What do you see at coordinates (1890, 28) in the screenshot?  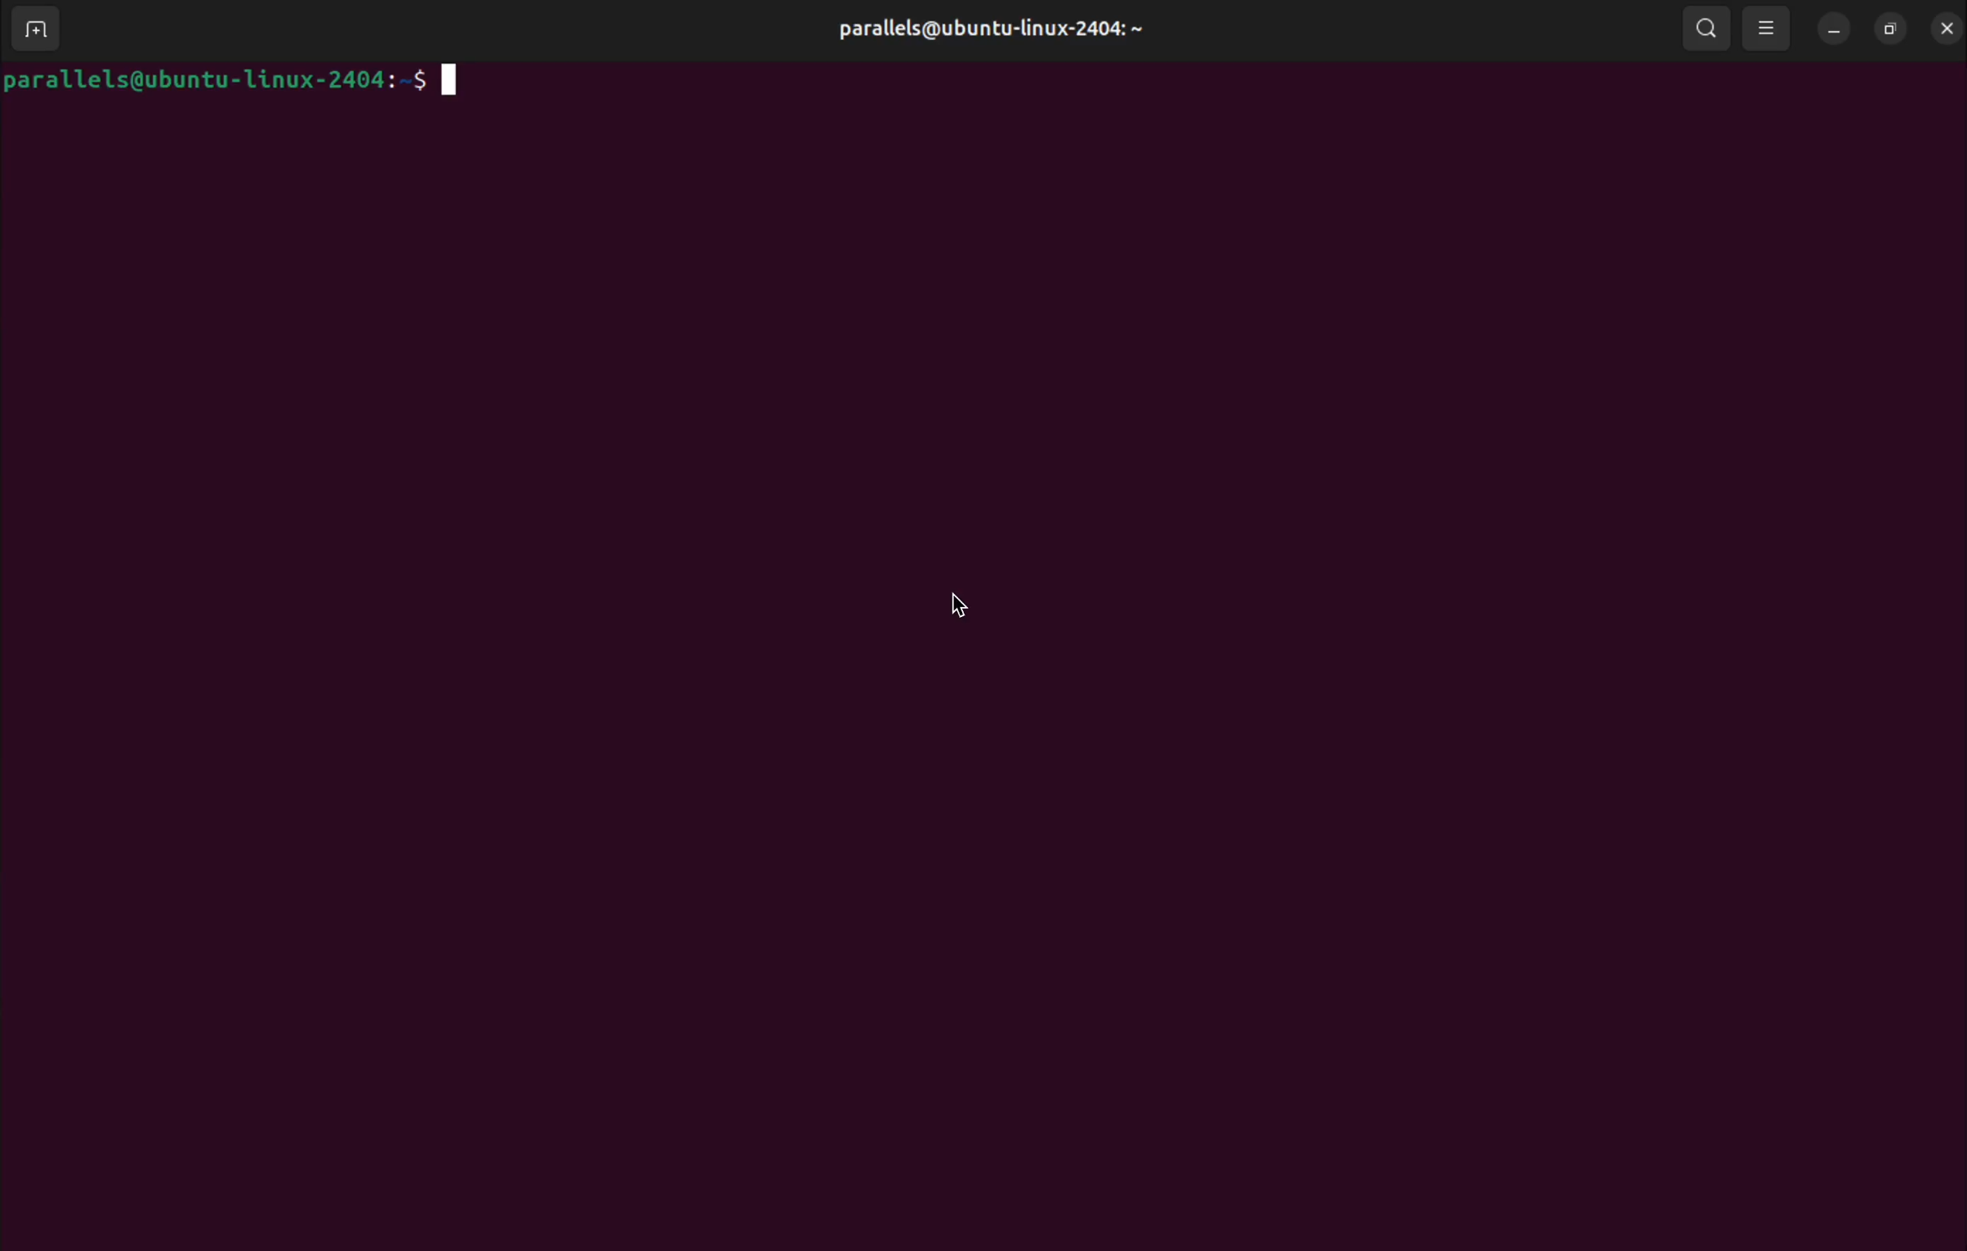 I see `resize` at bounding box center [1890, 28].